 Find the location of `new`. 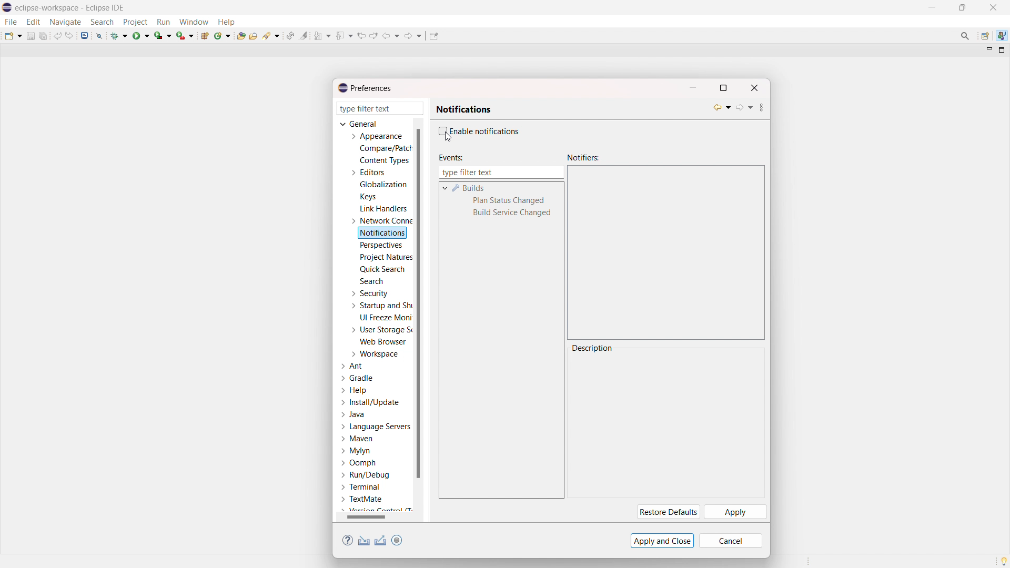

new is located at coordinates (13, 35).